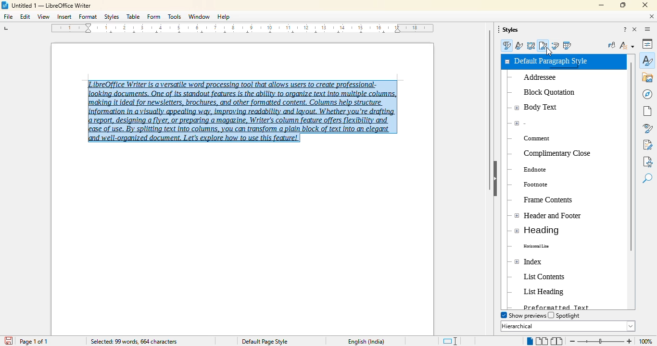 This screenshot has width=657, height=346. What do you see at coordinates (8, 16) in the screenshot?
I see `file` at bounding box center [8, 16].